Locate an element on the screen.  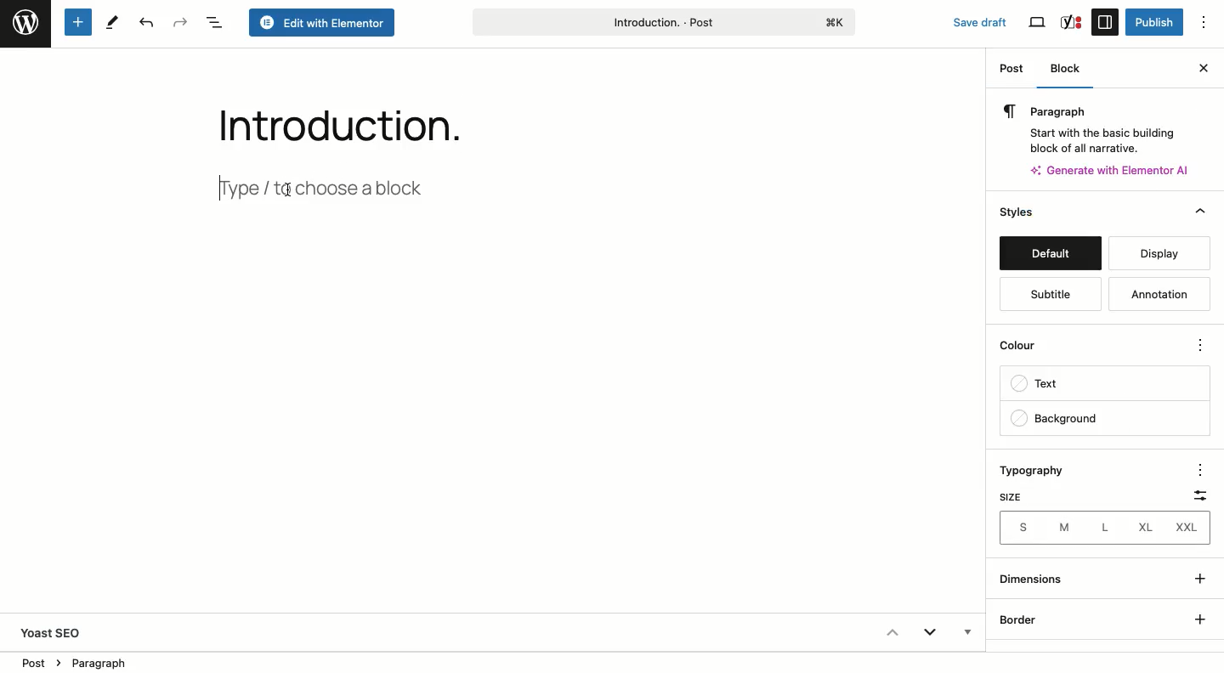
Sidebar is located at coordinates (1105, 21).